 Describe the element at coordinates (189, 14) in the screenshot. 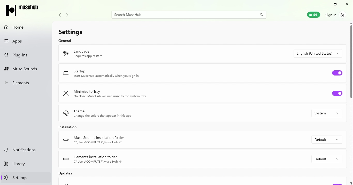

I see `Search bar` at that location.